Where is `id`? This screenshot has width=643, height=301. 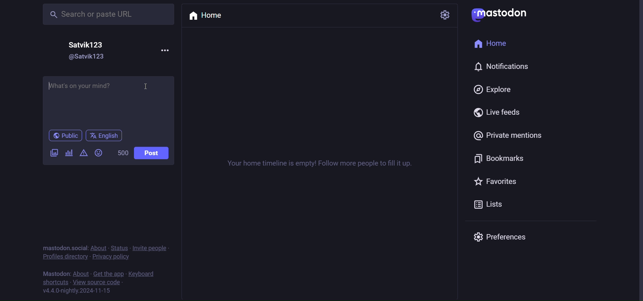 id is located at coordinates (81, 58).